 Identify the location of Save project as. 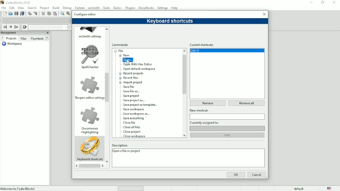
(135, 100).